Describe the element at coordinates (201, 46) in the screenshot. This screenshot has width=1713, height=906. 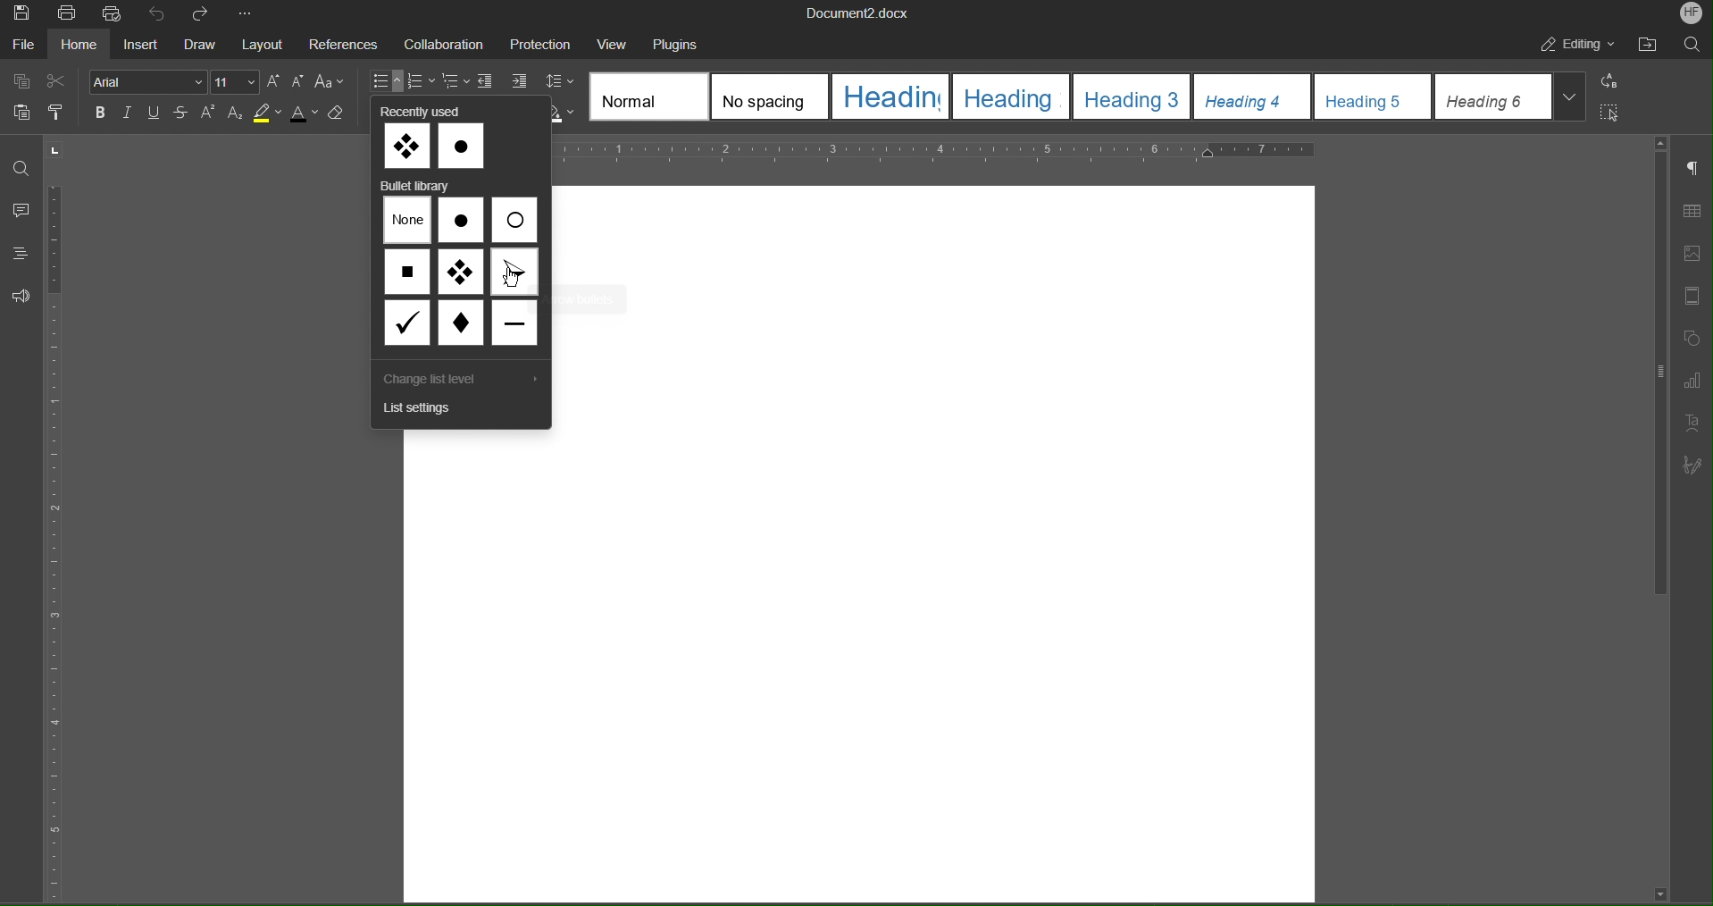
I see `Draw` at that location.